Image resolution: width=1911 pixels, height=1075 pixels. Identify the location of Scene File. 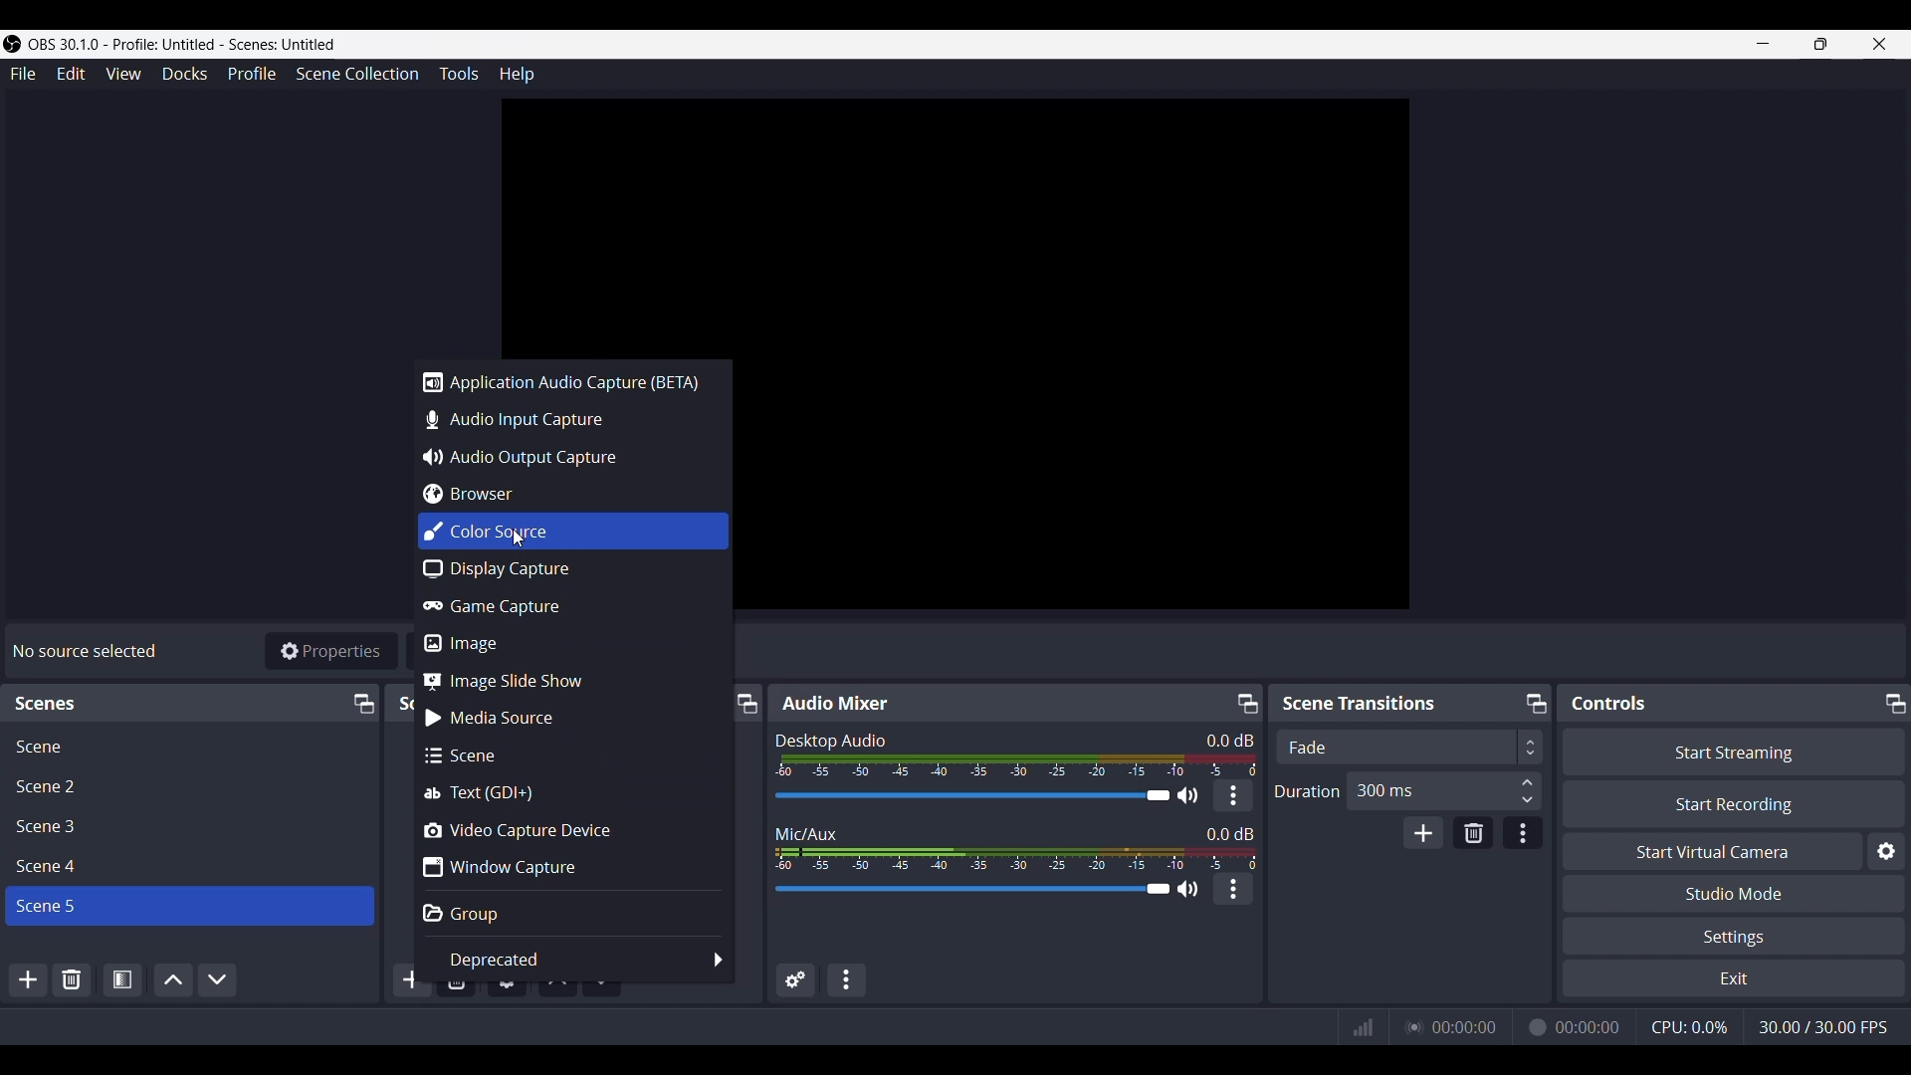
(185, 866).